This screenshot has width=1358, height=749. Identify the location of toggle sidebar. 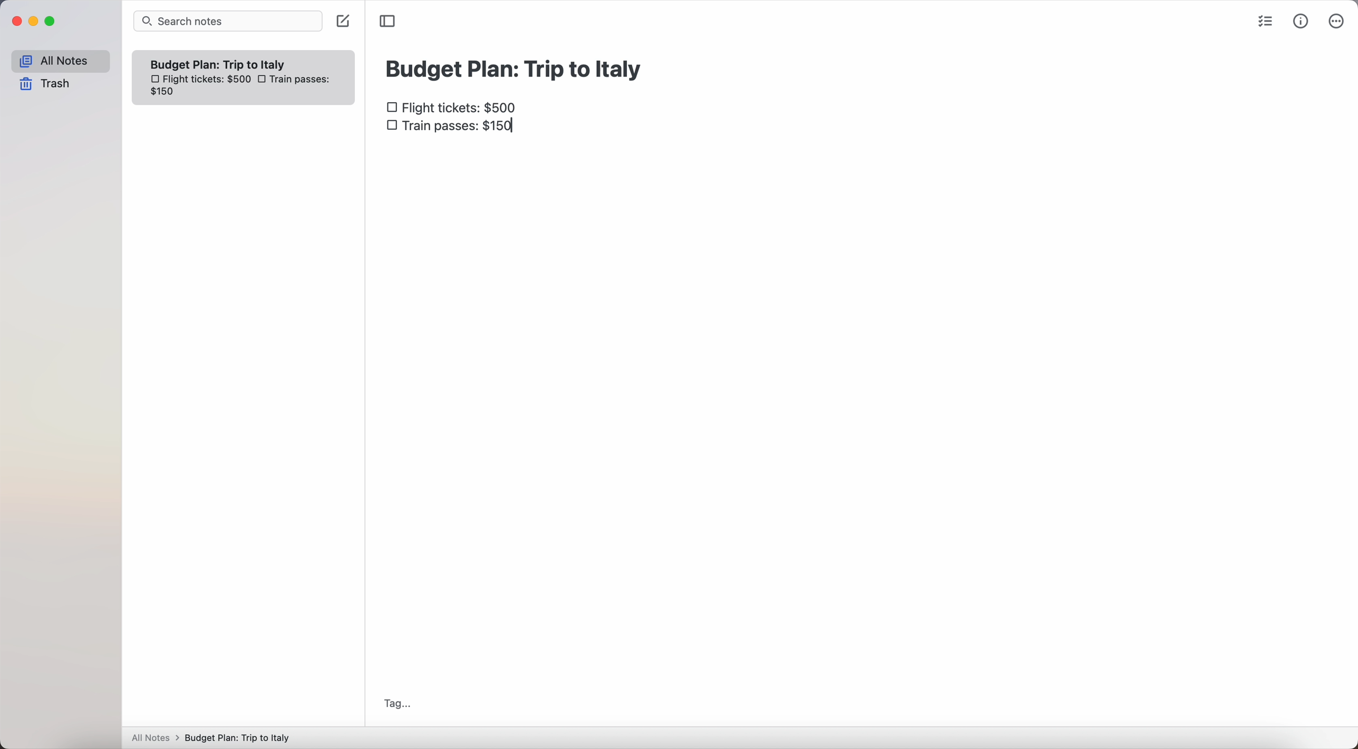
(388, 21).